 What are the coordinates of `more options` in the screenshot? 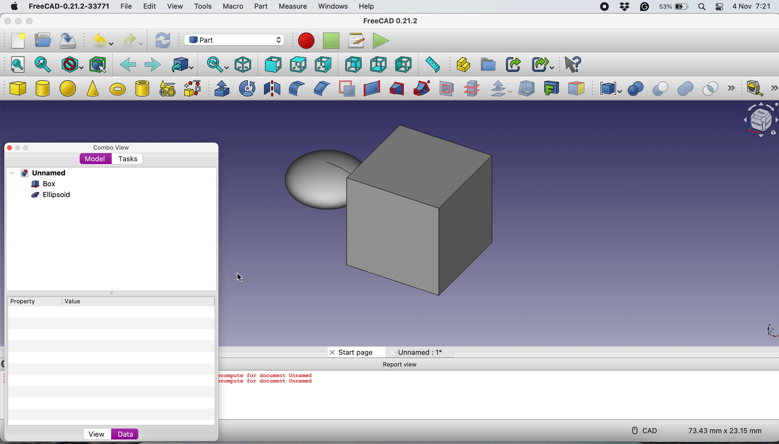 It's located at (774, 88).